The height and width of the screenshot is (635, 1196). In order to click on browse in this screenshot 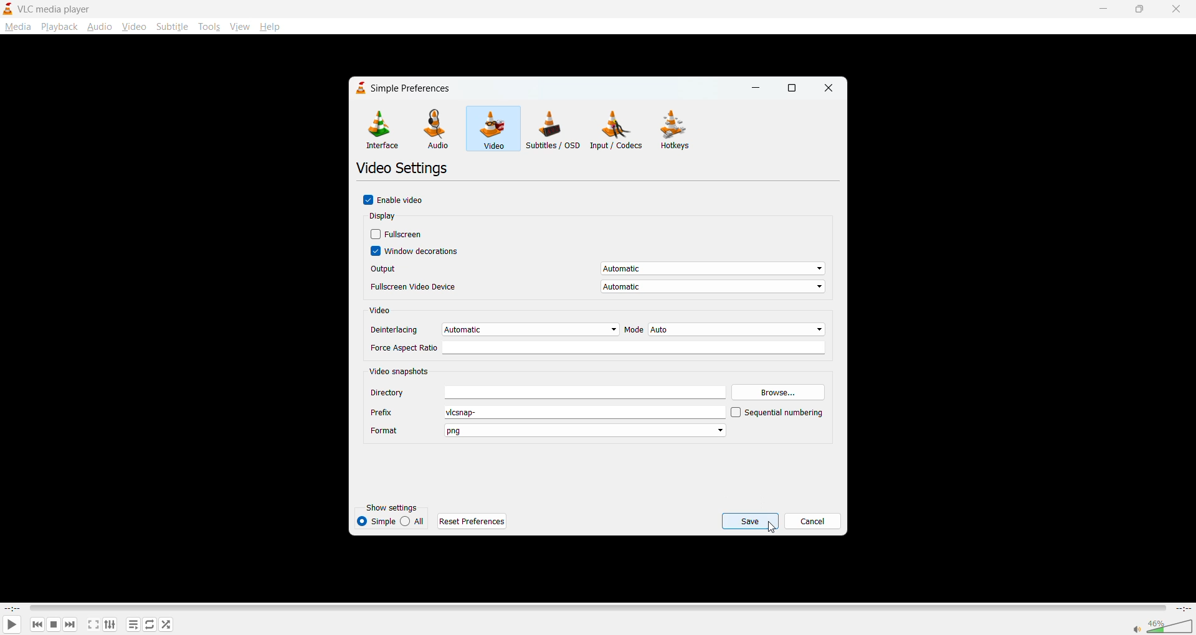, I will do `click(779, 391)`.